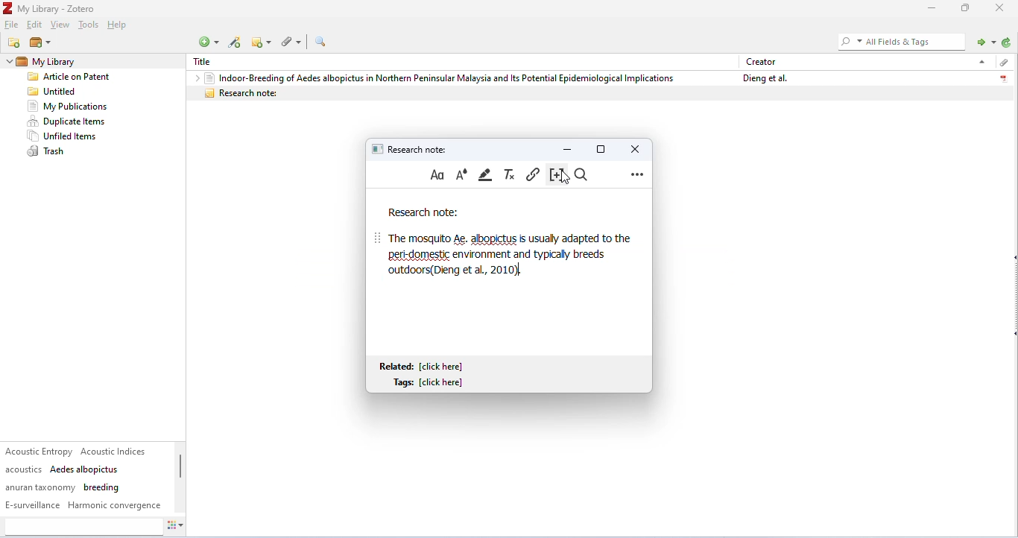  I want to click on help, so click(119, 26).